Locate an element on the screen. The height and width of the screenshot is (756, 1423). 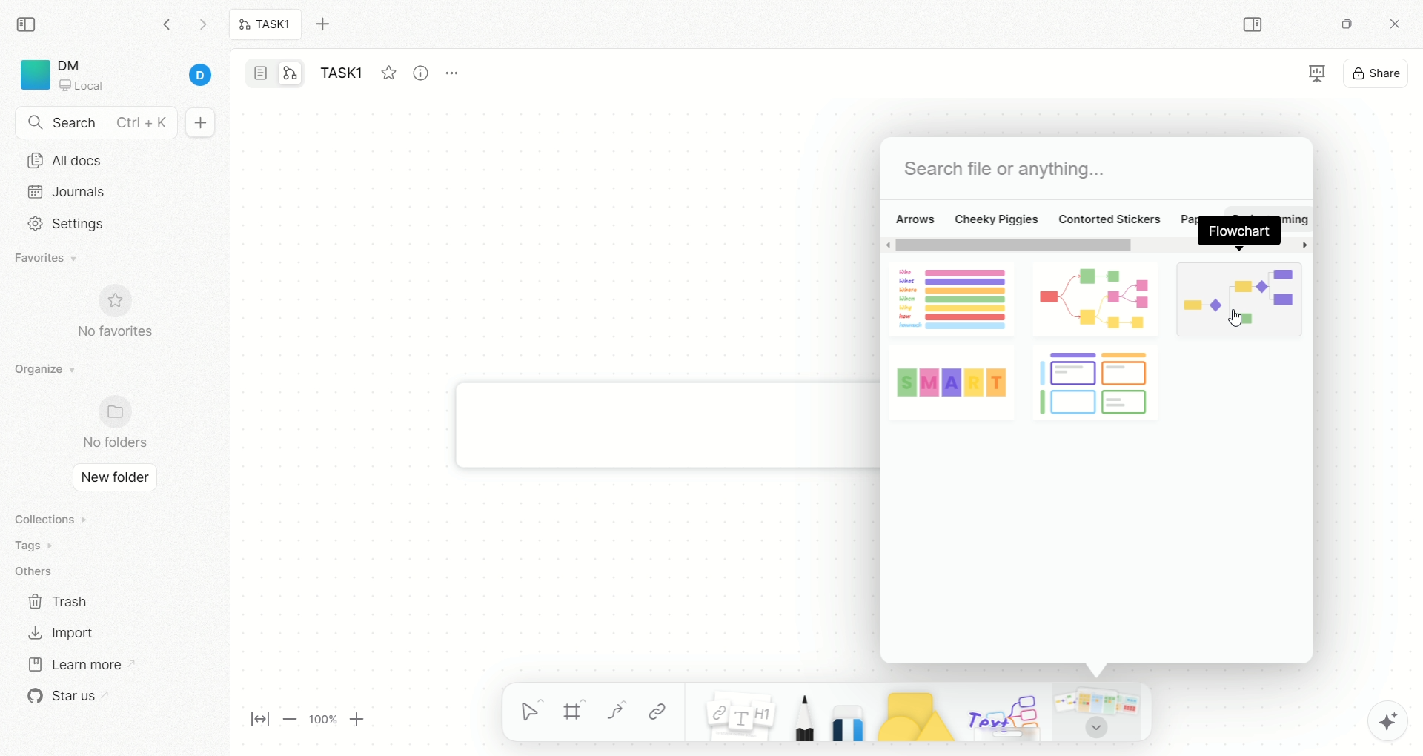
others is located at coordinates (37, 572).